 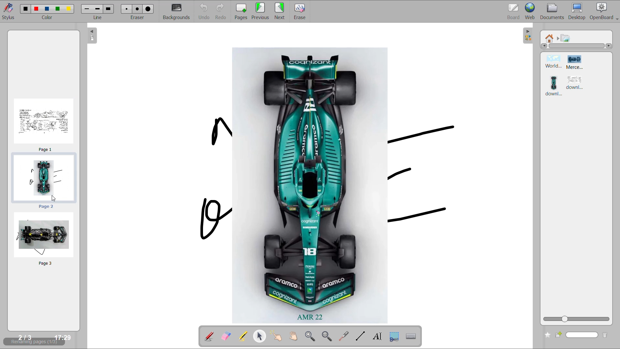 What do you see at coordinates (69, 8) in the screenshot?
I see `color 5` at bounding box center [69, 8].